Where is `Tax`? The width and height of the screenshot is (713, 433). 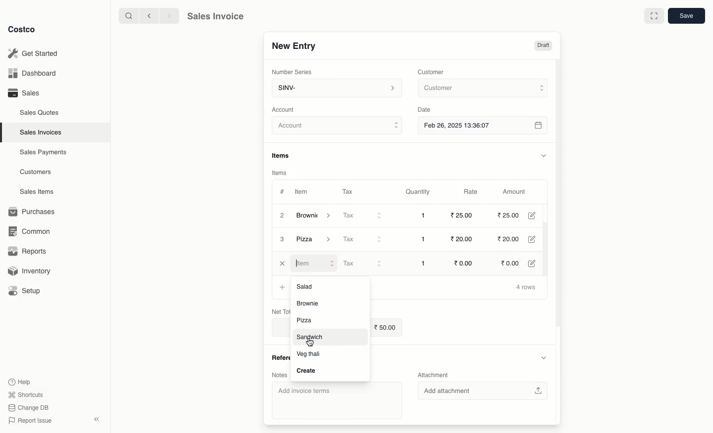 Tax is located at coordinates (363, 239).